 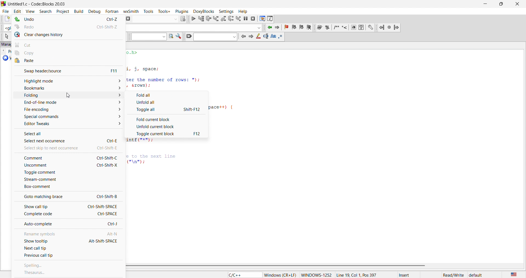 What do you see at coordinates (319, 27) in the screenshot?
I see `run doxy wizard` at bounding box center [319, 27].